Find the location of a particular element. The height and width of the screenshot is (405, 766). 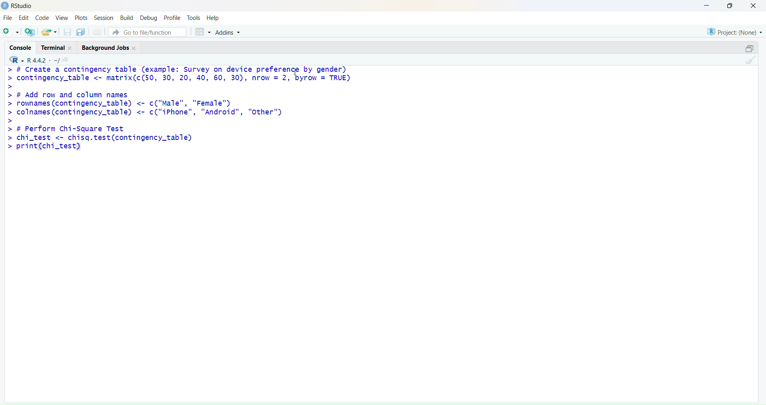

Session is located at coordinates (104, 18).